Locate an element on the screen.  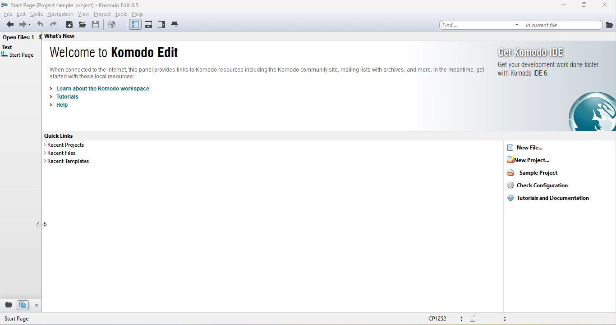
edit is located at coordinates (22, 14).